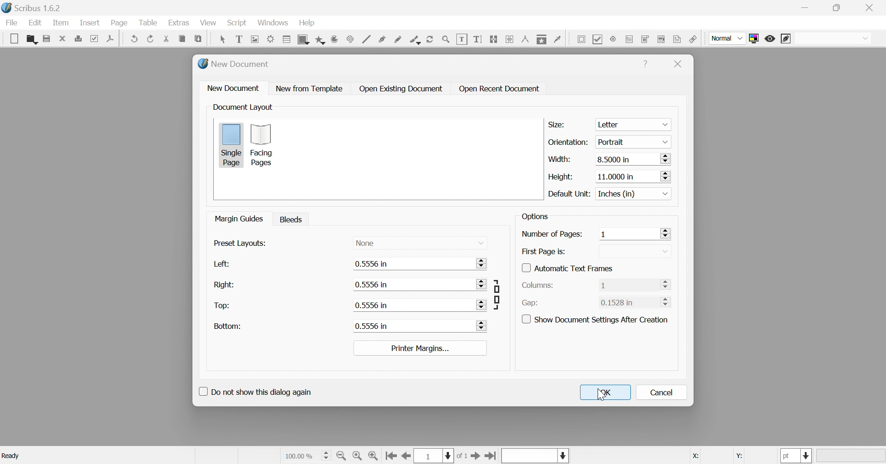 The height and width of the screenshot is (464, 886). Describe the element at coordinates (399, 40) in the screenshot. I see `freehand line` at that location.